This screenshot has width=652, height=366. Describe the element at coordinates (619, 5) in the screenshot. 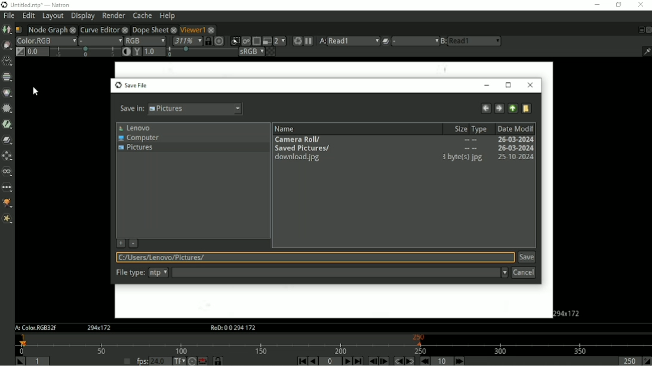

I see `Restore down` at that location.